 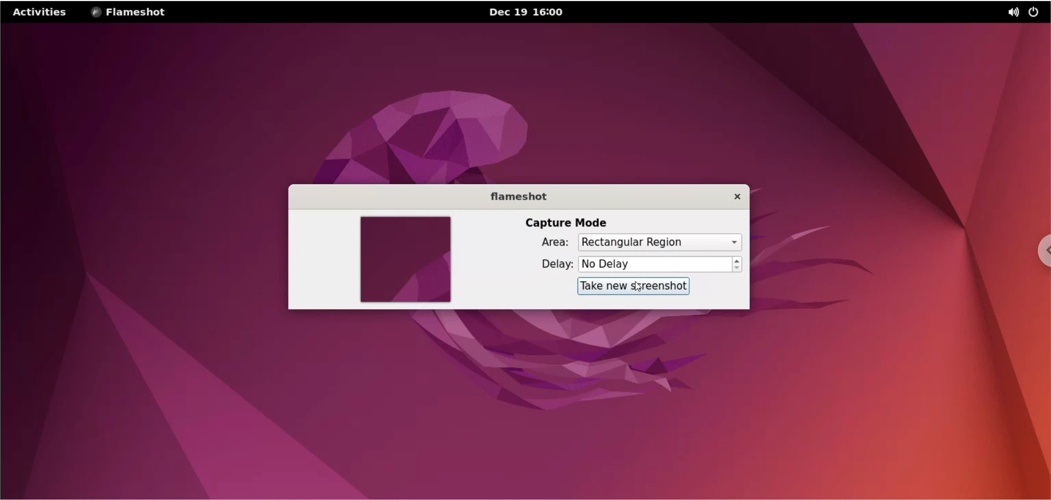 I want to click on power options, so click(x=1037, y=12).